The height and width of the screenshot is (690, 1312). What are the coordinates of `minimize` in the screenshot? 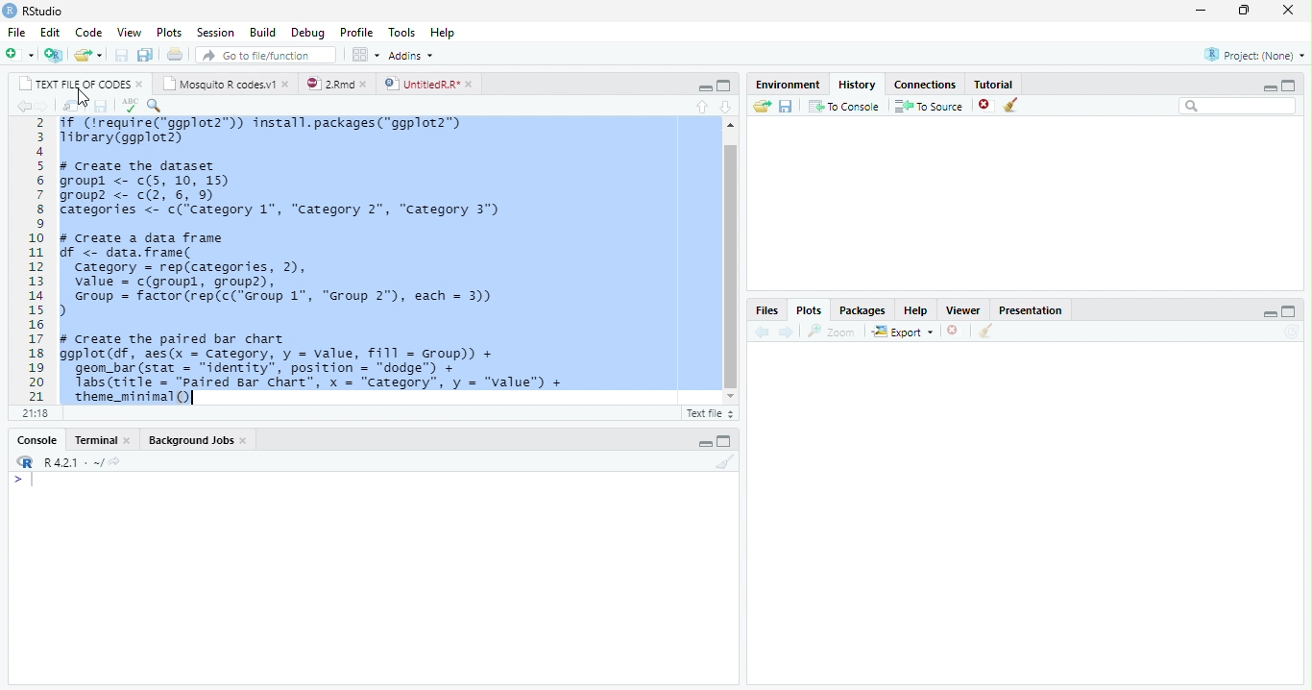 It's located at (1201, 10).